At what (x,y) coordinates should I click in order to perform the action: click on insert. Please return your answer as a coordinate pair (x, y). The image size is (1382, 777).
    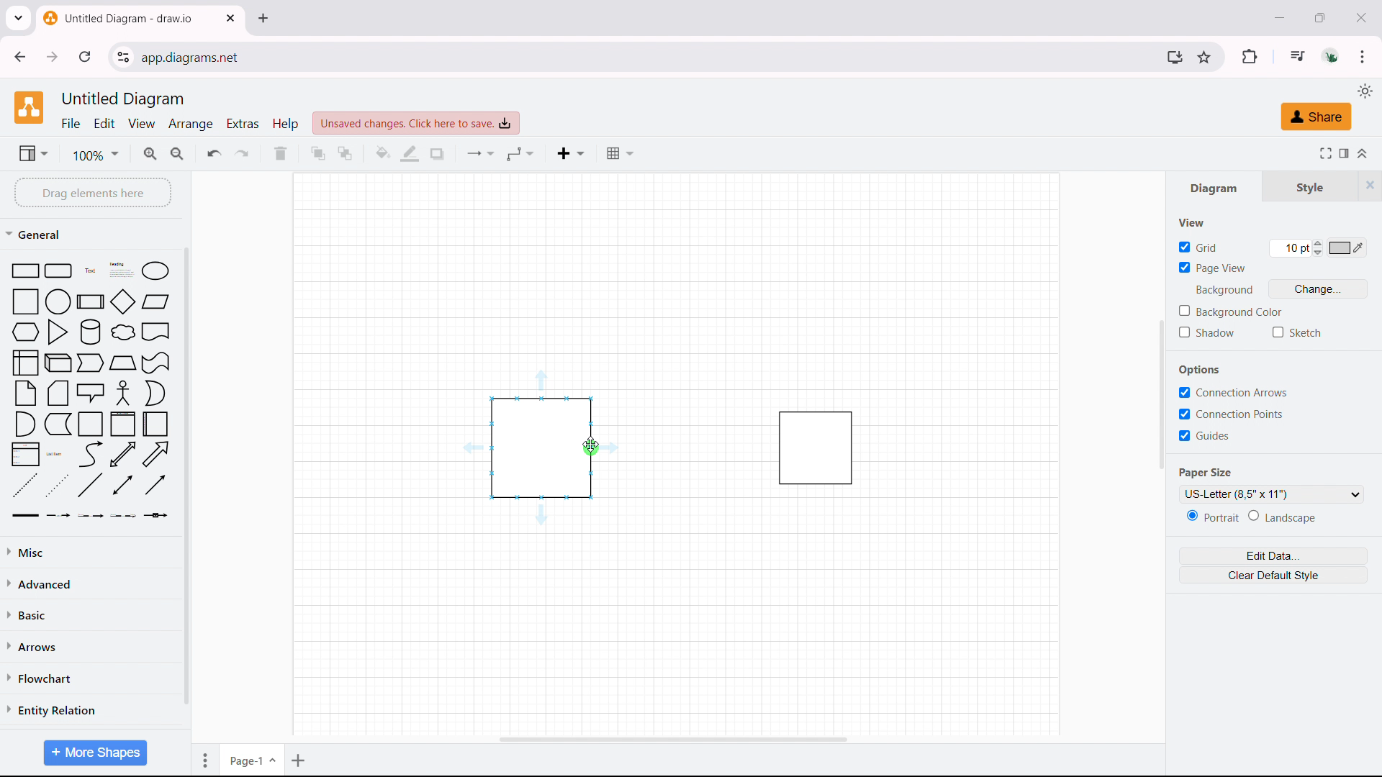
    Looking at the image, I should click on (571, 153).